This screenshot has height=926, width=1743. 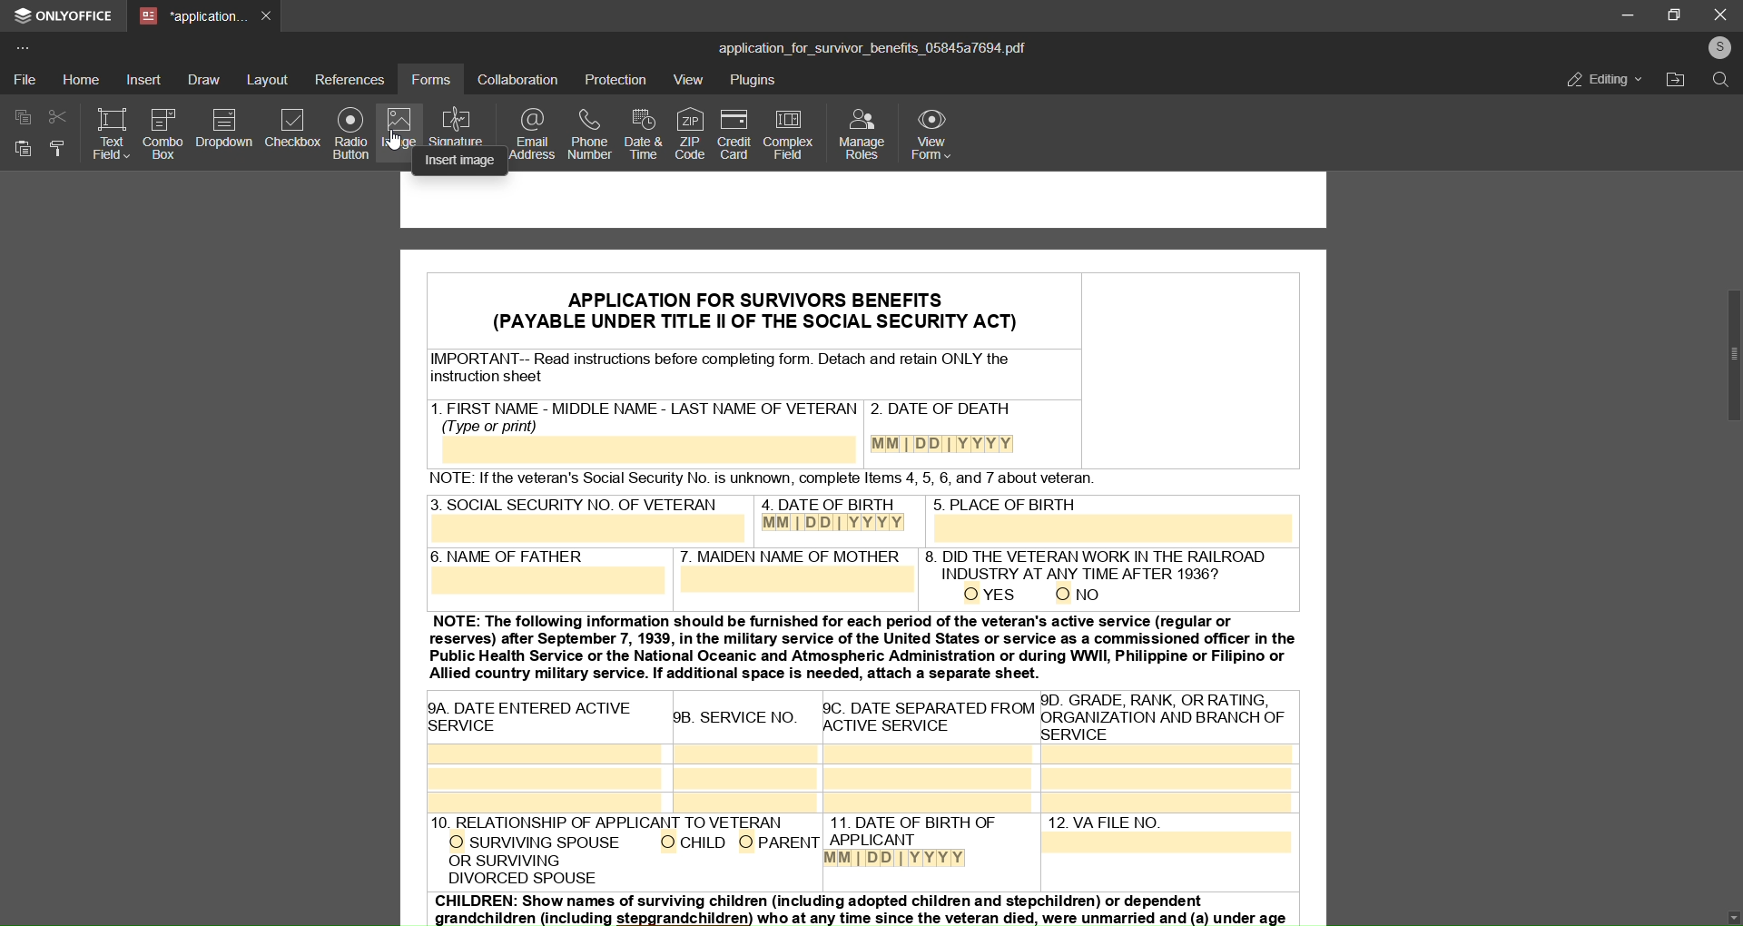 What do you see at coordinates (1720, 14) in the screenshot?
I see `close` at bounding box center [1720, 14].